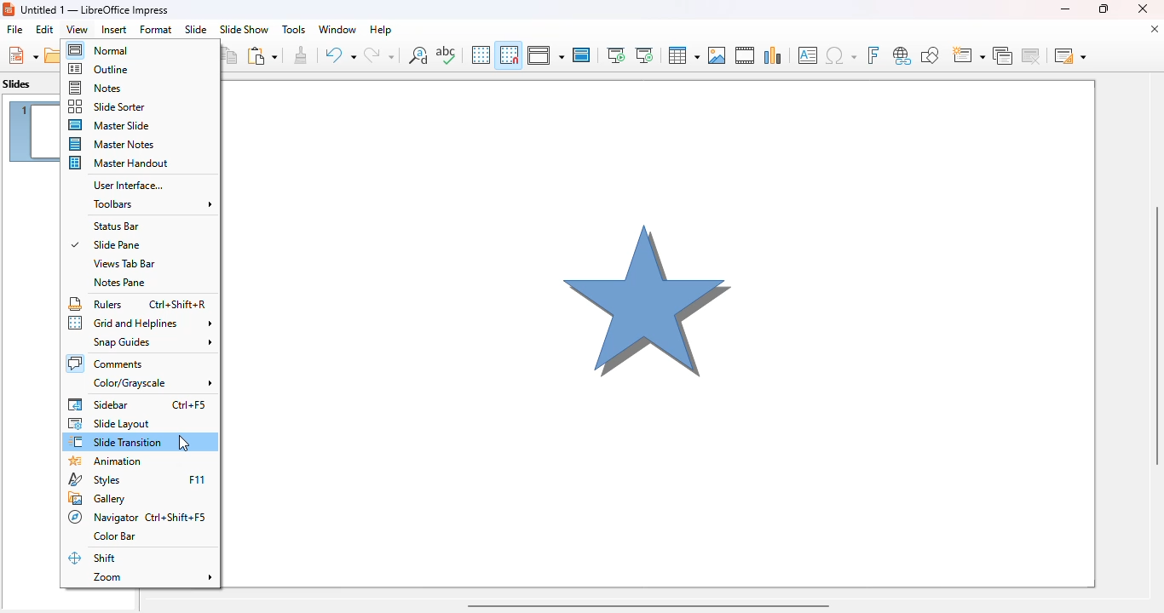  I want to click on clone formatting, so click(302, 54).